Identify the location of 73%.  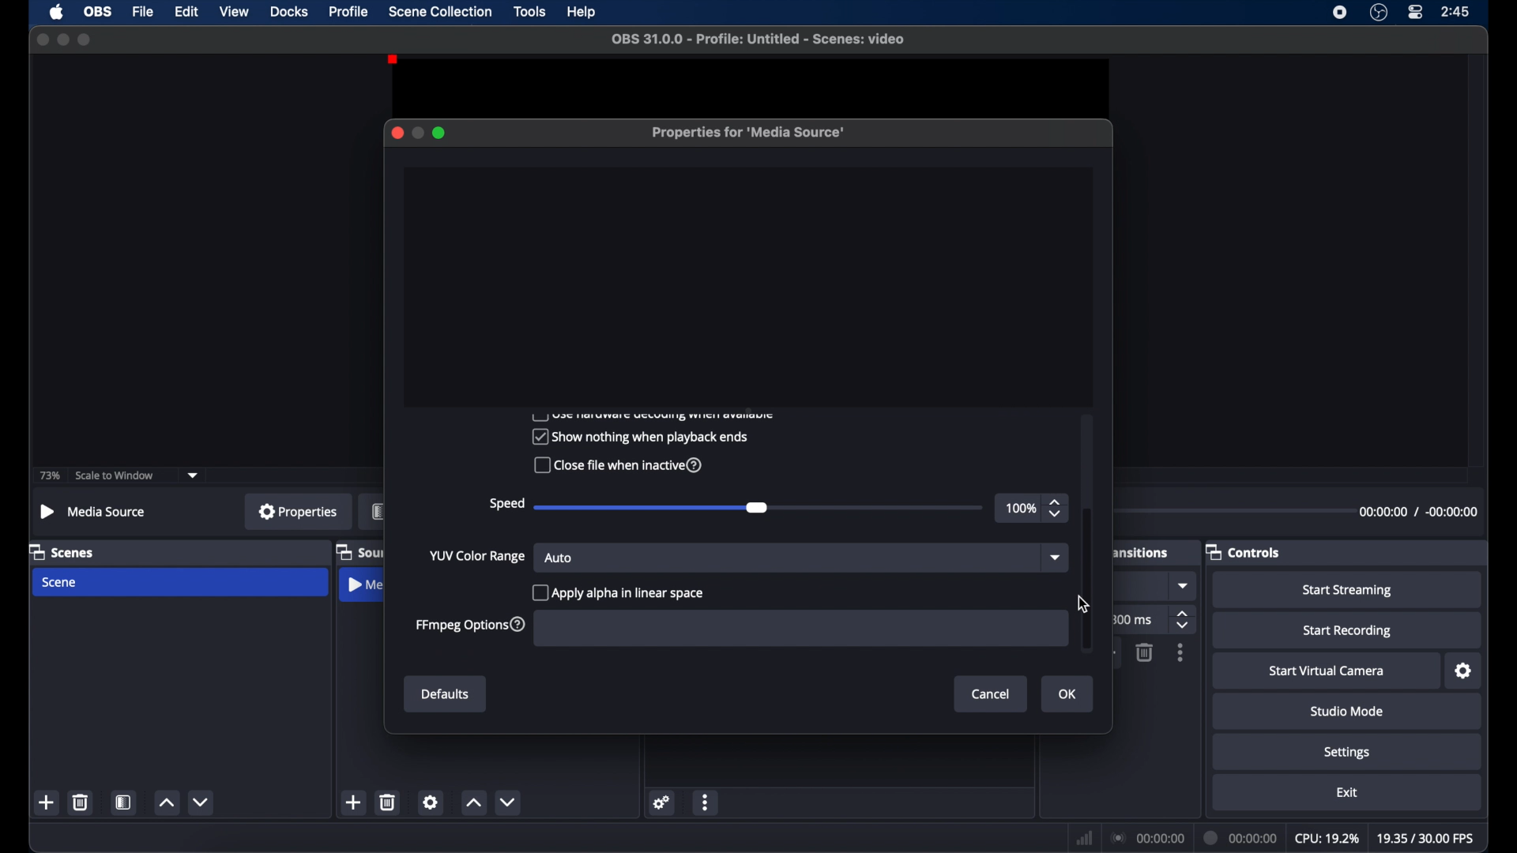
(48, 476).